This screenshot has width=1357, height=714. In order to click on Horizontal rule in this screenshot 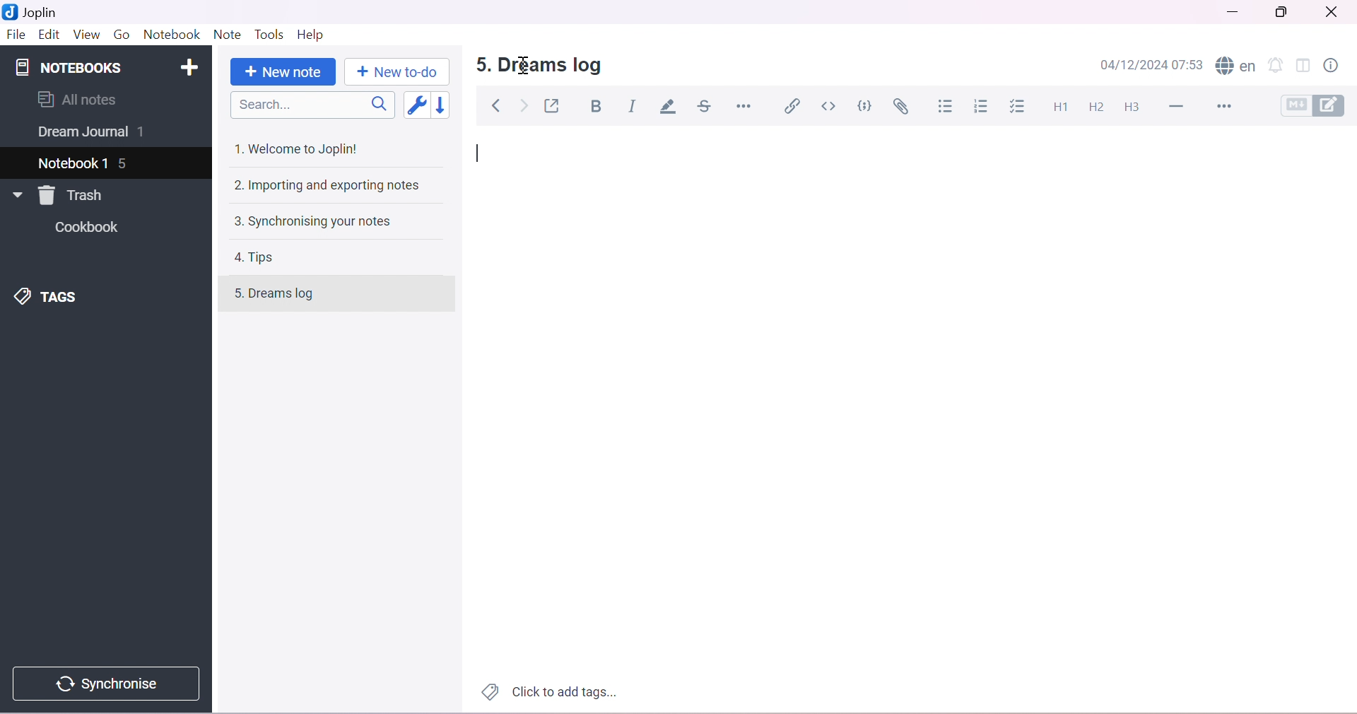, I will do `click(744, 105)`.